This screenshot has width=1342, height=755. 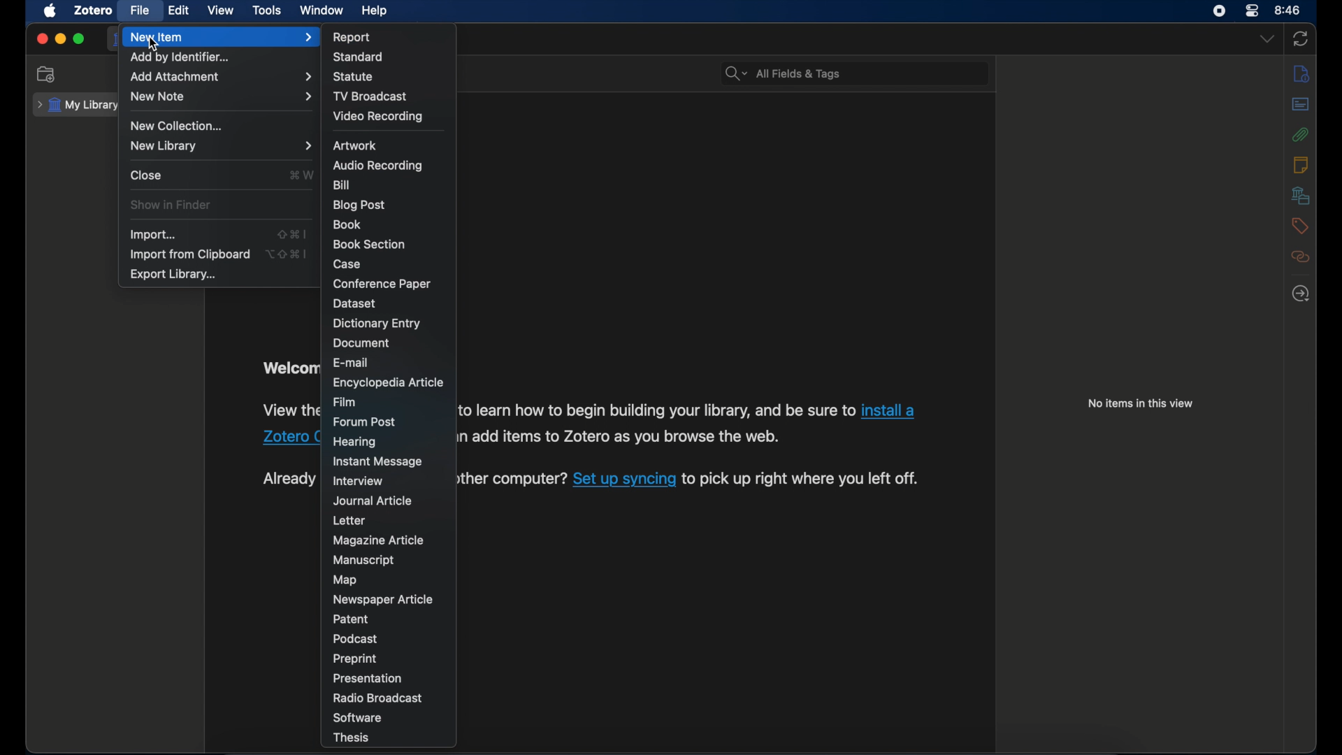 What do you see at coordinates (379, 540) in the screenshot?
I see `magazine article` at bounding box center [379, 540].